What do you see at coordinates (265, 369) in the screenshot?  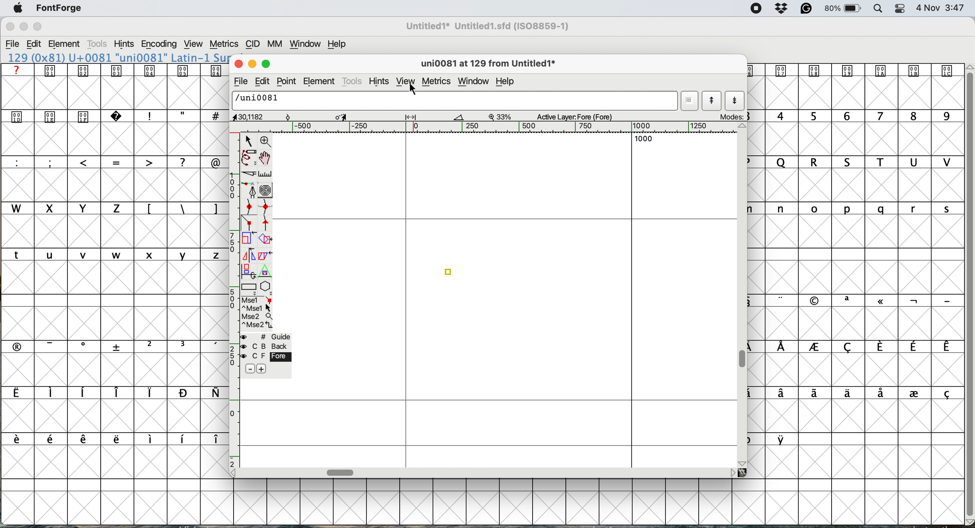 I see `add` at bounding box center [265, 369].